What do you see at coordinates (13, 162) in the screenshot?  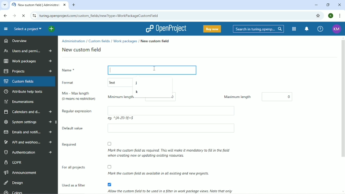 I see `GDPR` at bounding box center [13, 162].